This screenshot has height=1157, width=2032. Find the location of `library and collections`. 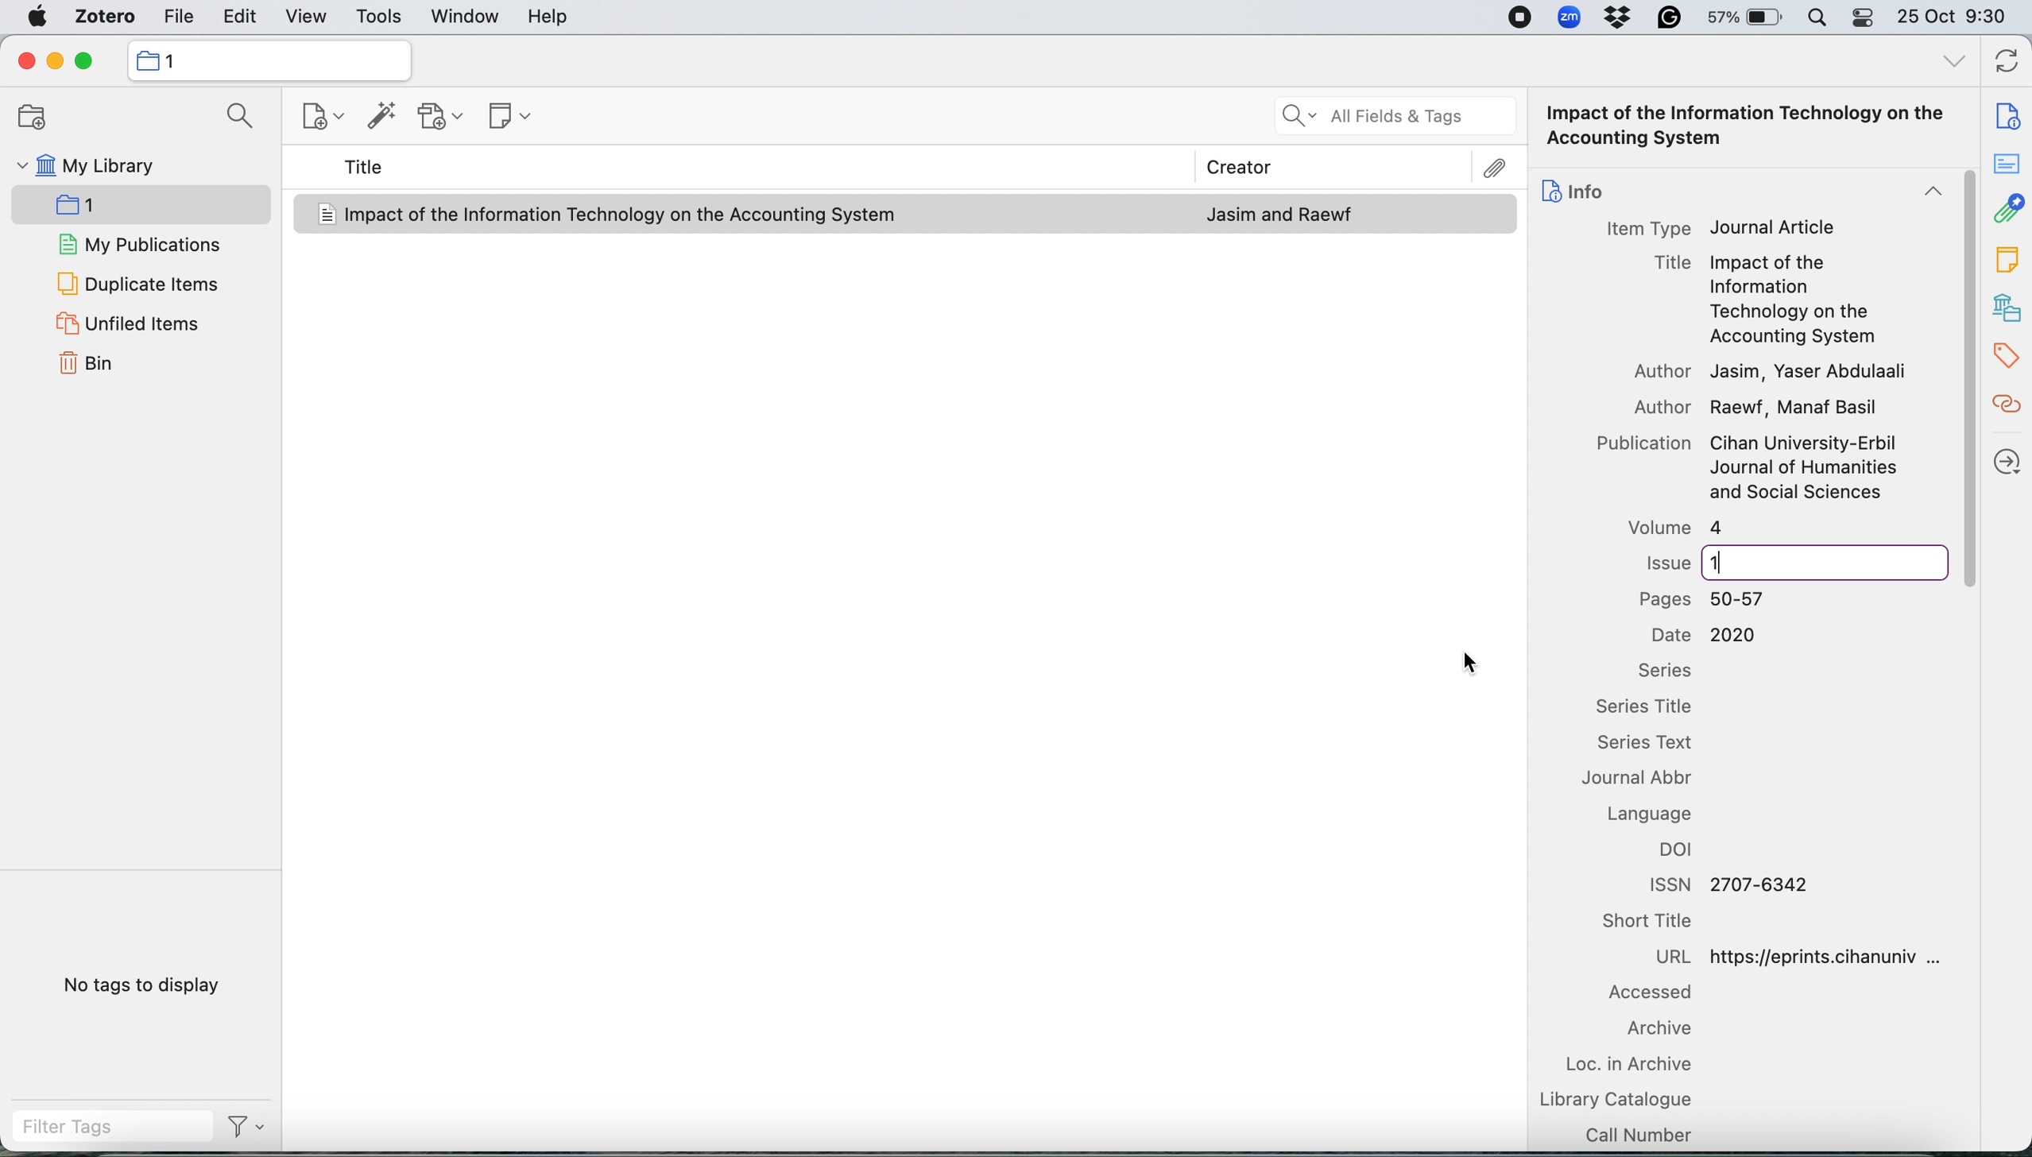

library and collections is located at coordinates (2005, 306).